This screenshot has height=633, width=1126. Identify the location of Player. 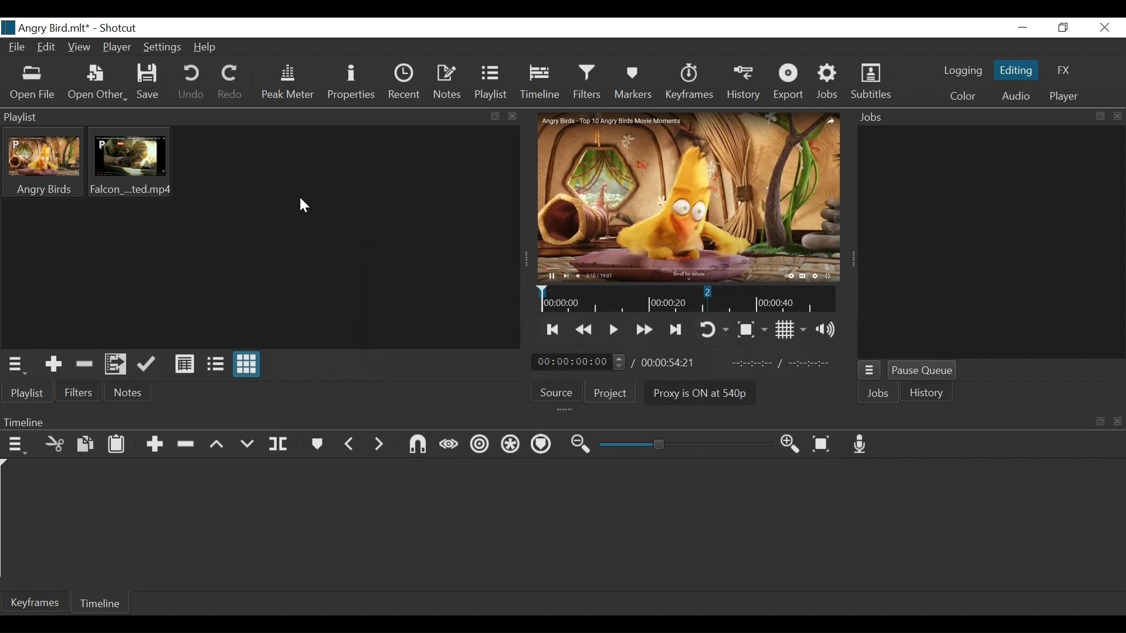
(116, 48).